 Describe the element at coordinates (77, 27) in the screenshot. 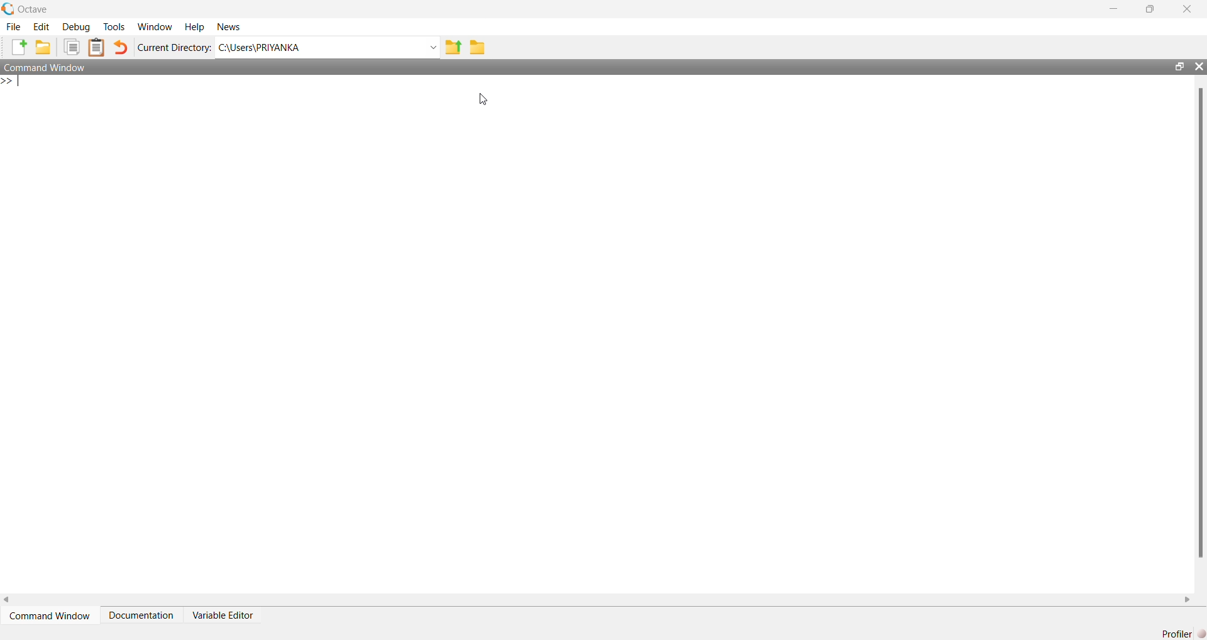

I see `Debug` at that location.